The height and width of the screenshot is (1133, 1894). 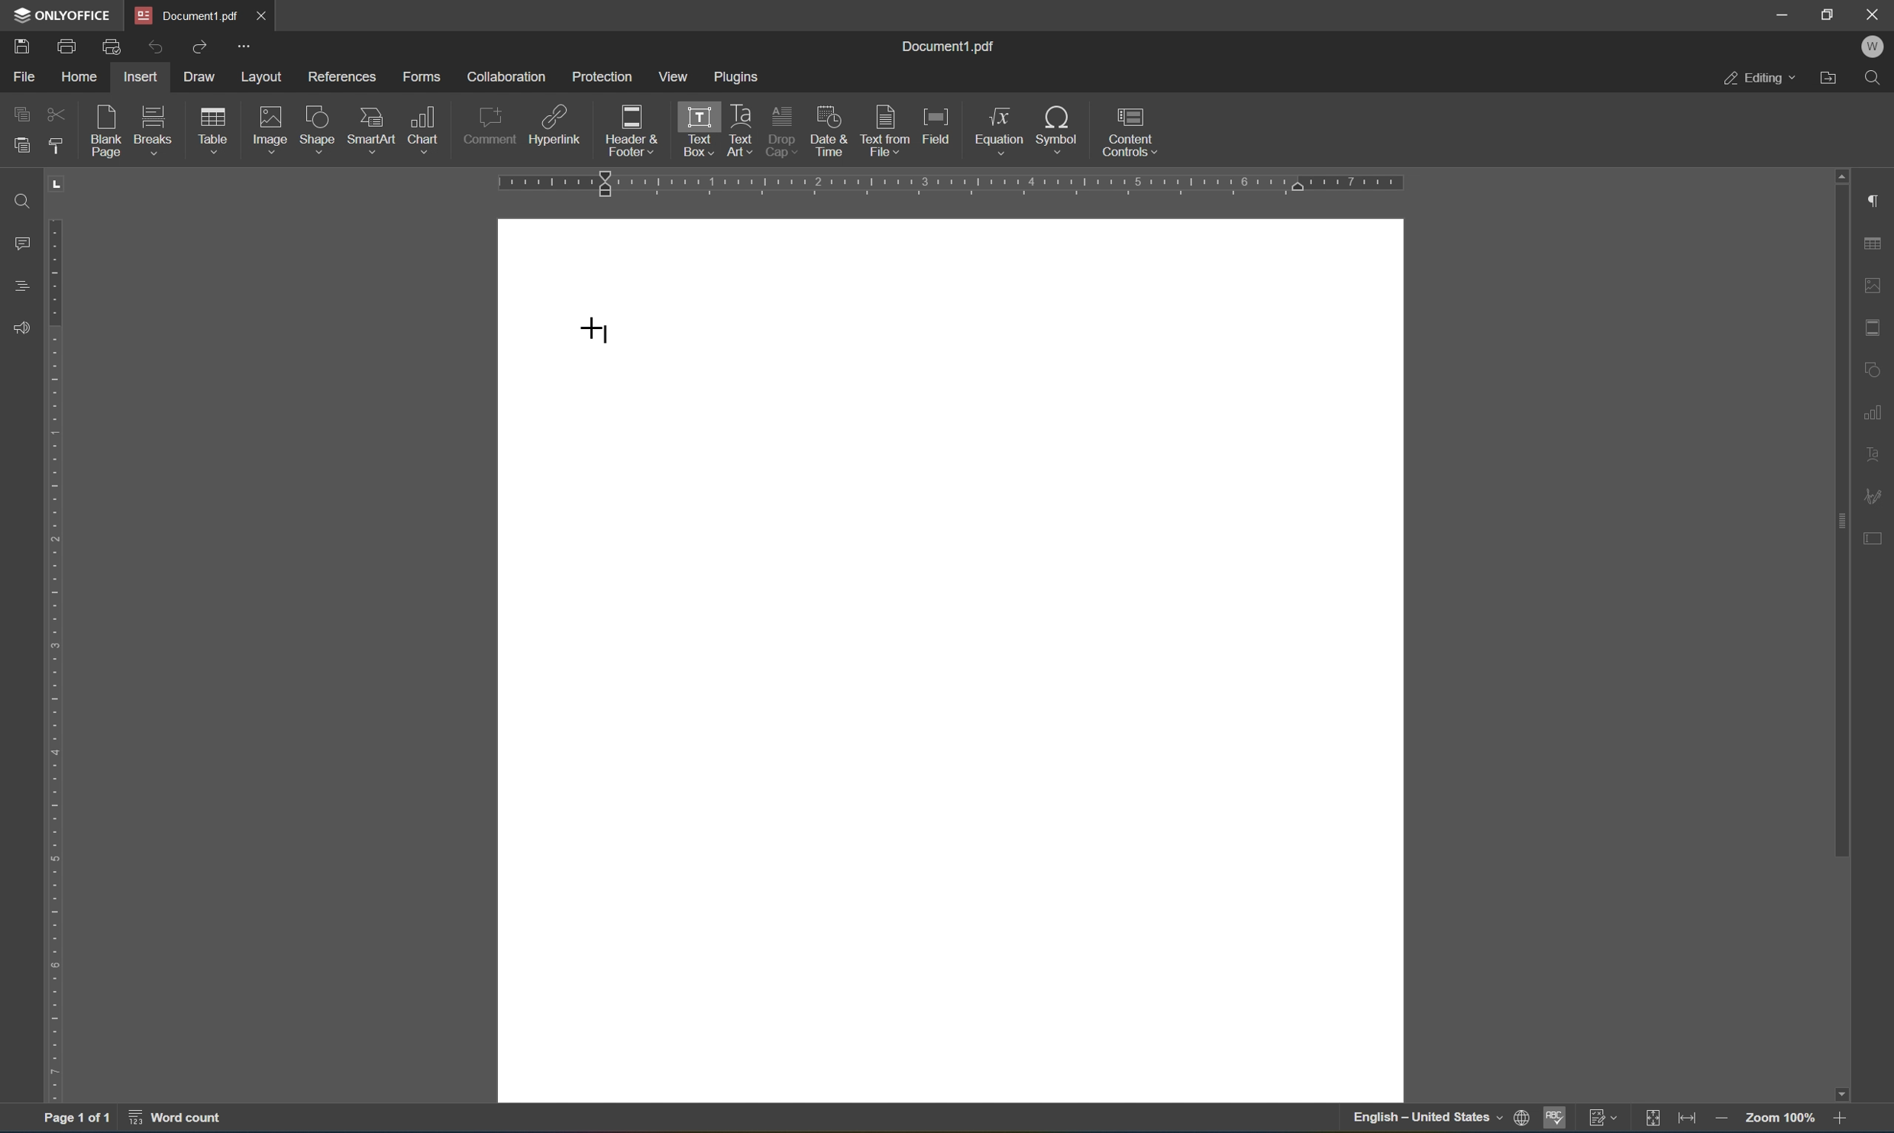 I want to click on fit to width , so click(x=1688, y=1121).